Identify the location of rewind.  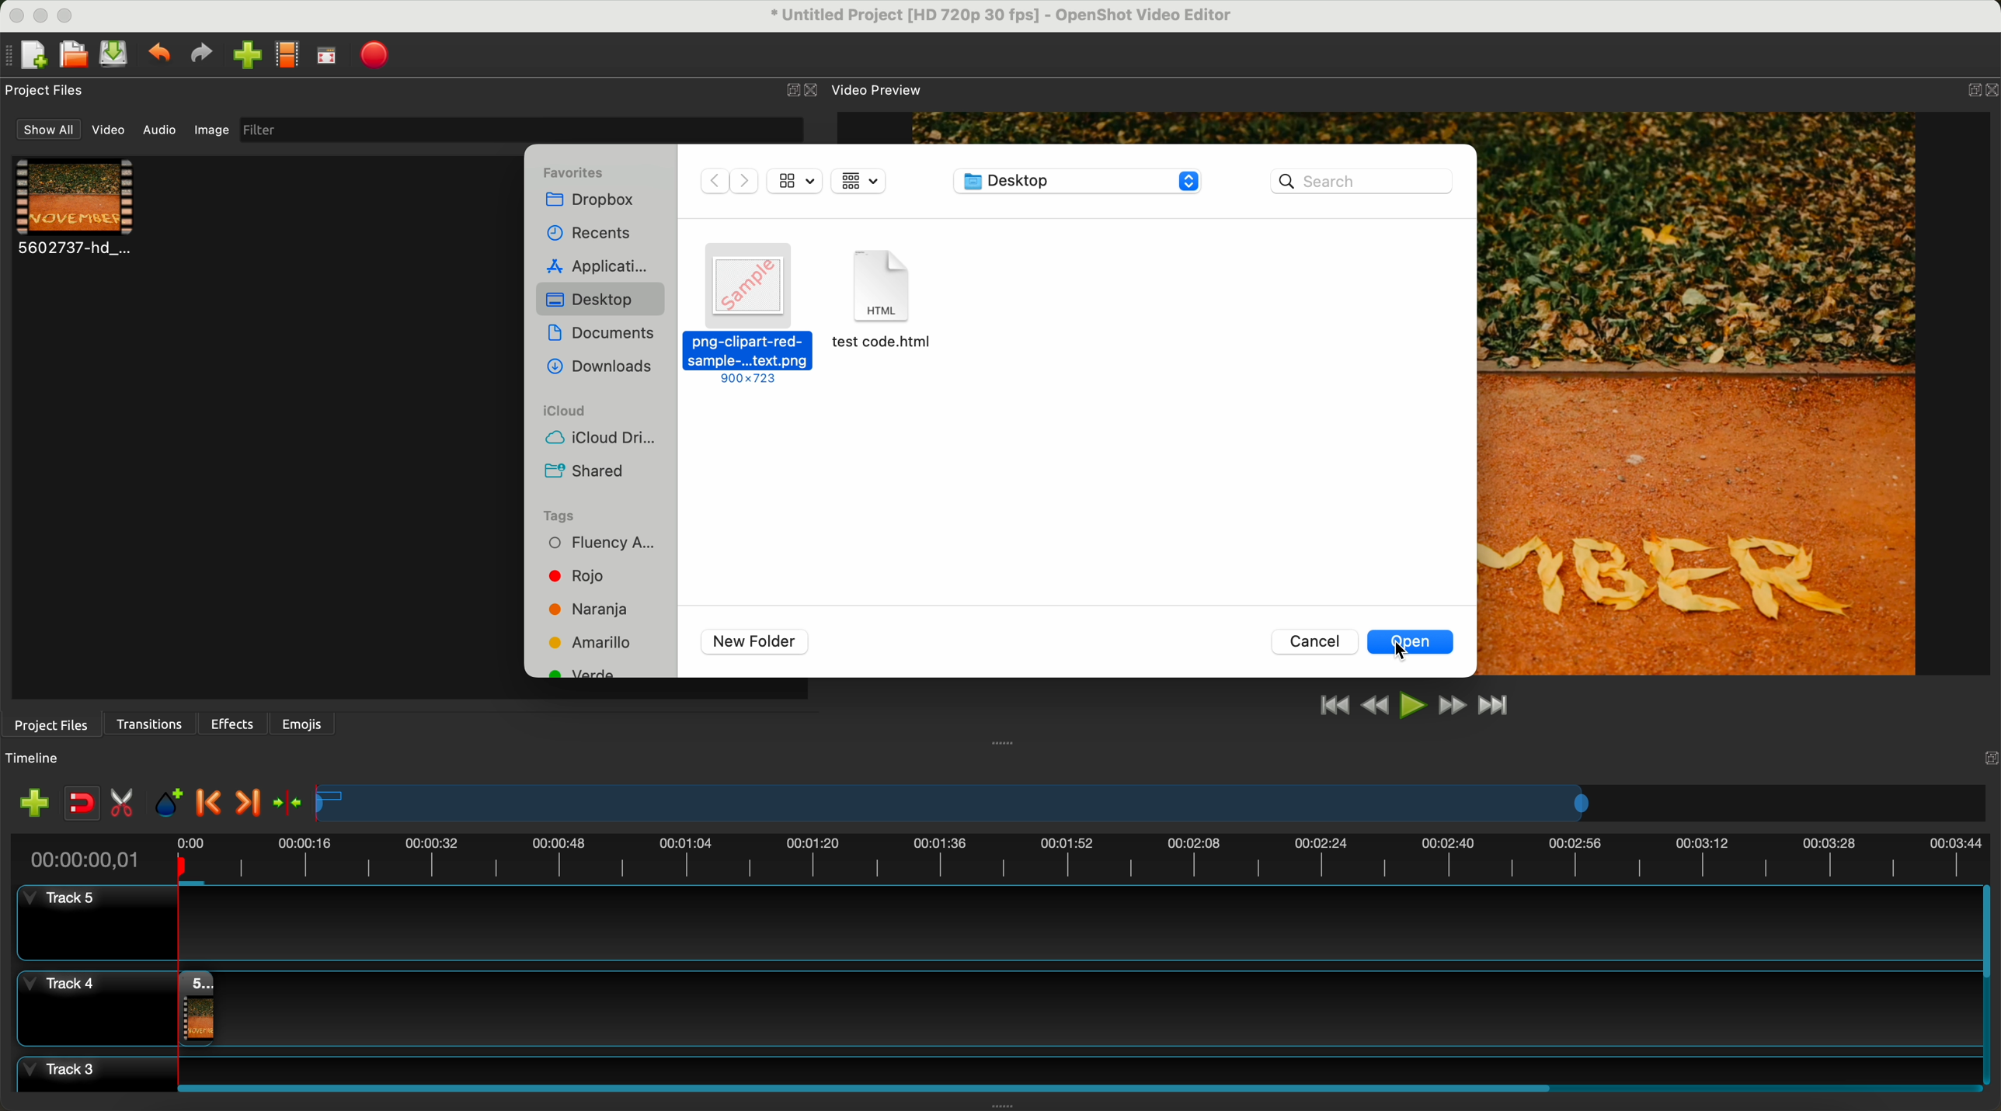
(1373, 707).